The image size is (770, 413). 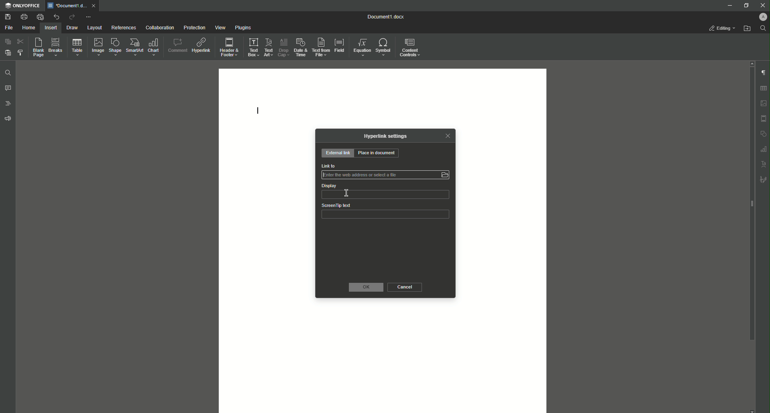 What do you see at coordinates (8, 41) in the screenshot?
I see `Copy` at bounding box center [8, 41].